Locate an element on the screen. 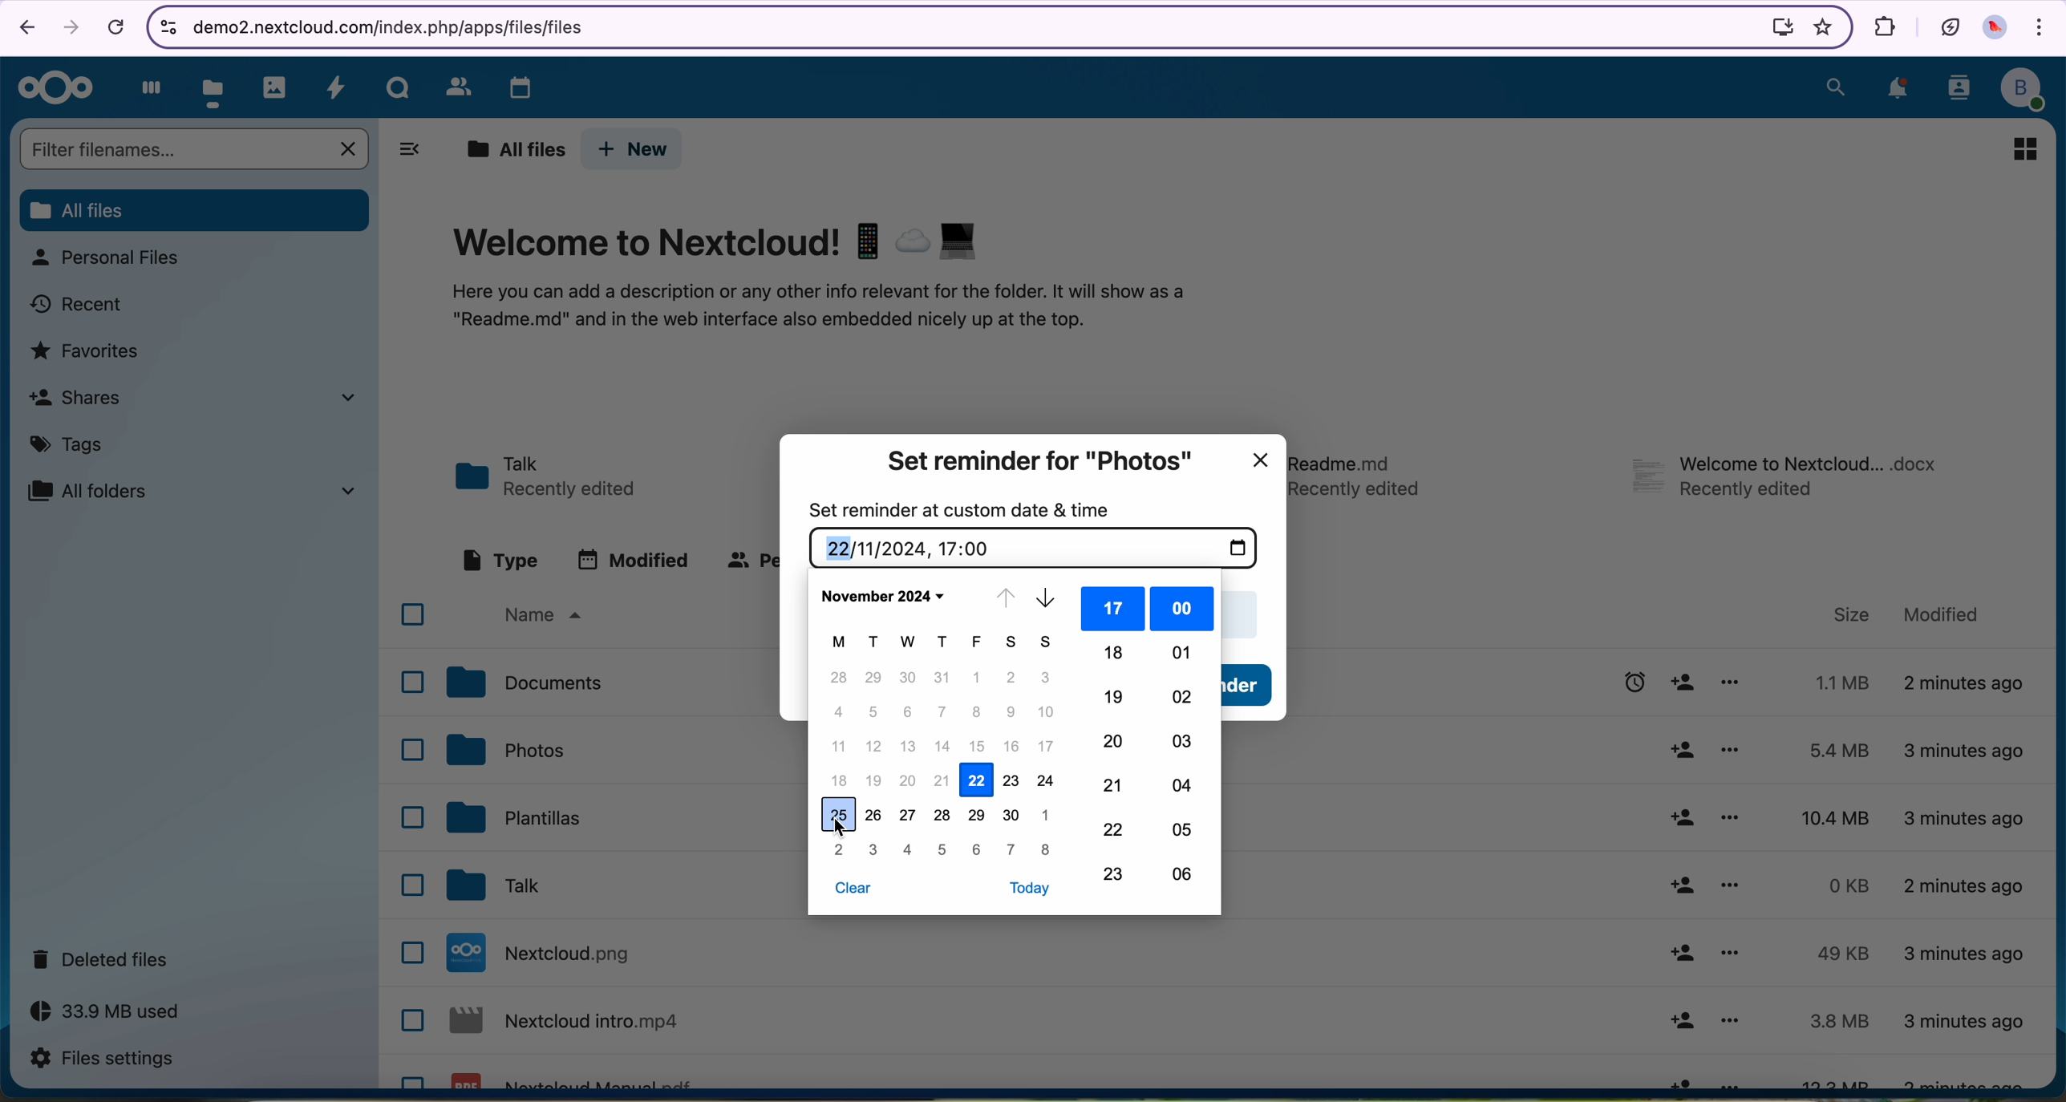  Talk folder is located at coordinates (553, 474).